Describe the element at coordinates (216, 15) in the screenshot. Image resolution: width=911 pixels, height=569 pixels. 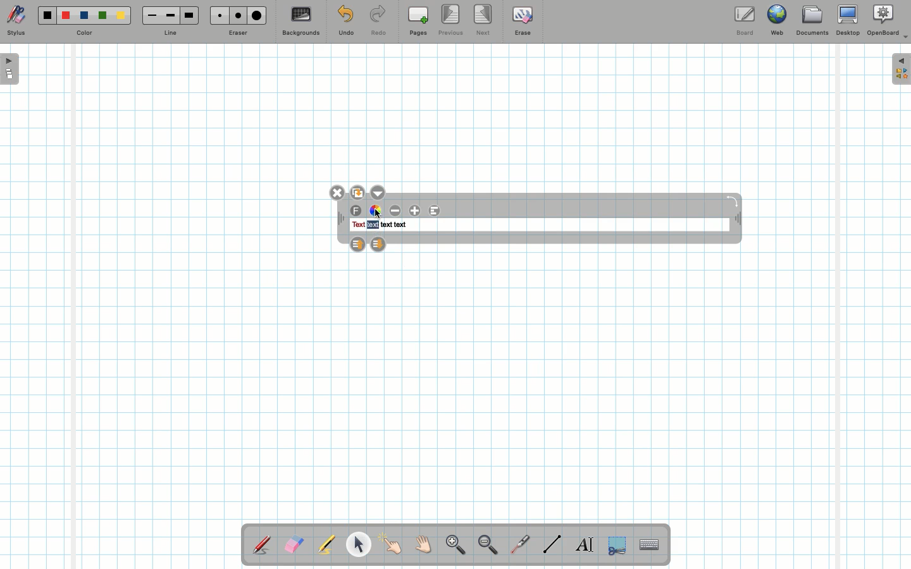
I see `Small eraser` at that location.